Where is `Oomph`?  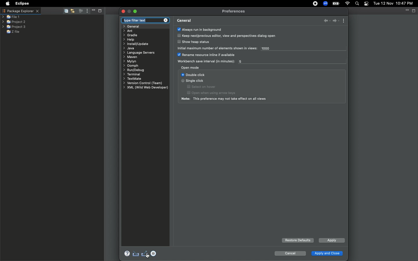
Oomph is located at coordinates (131, 66).